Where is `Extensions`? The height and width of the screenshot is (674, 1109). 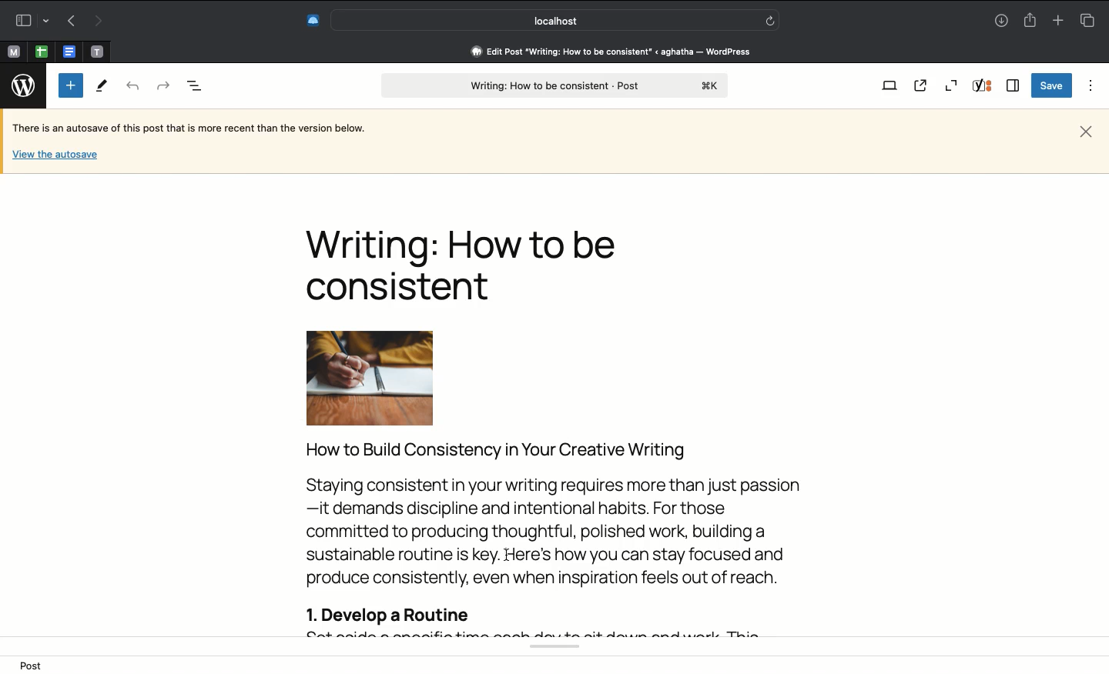 Extensions is located at coordinates (312, 18).